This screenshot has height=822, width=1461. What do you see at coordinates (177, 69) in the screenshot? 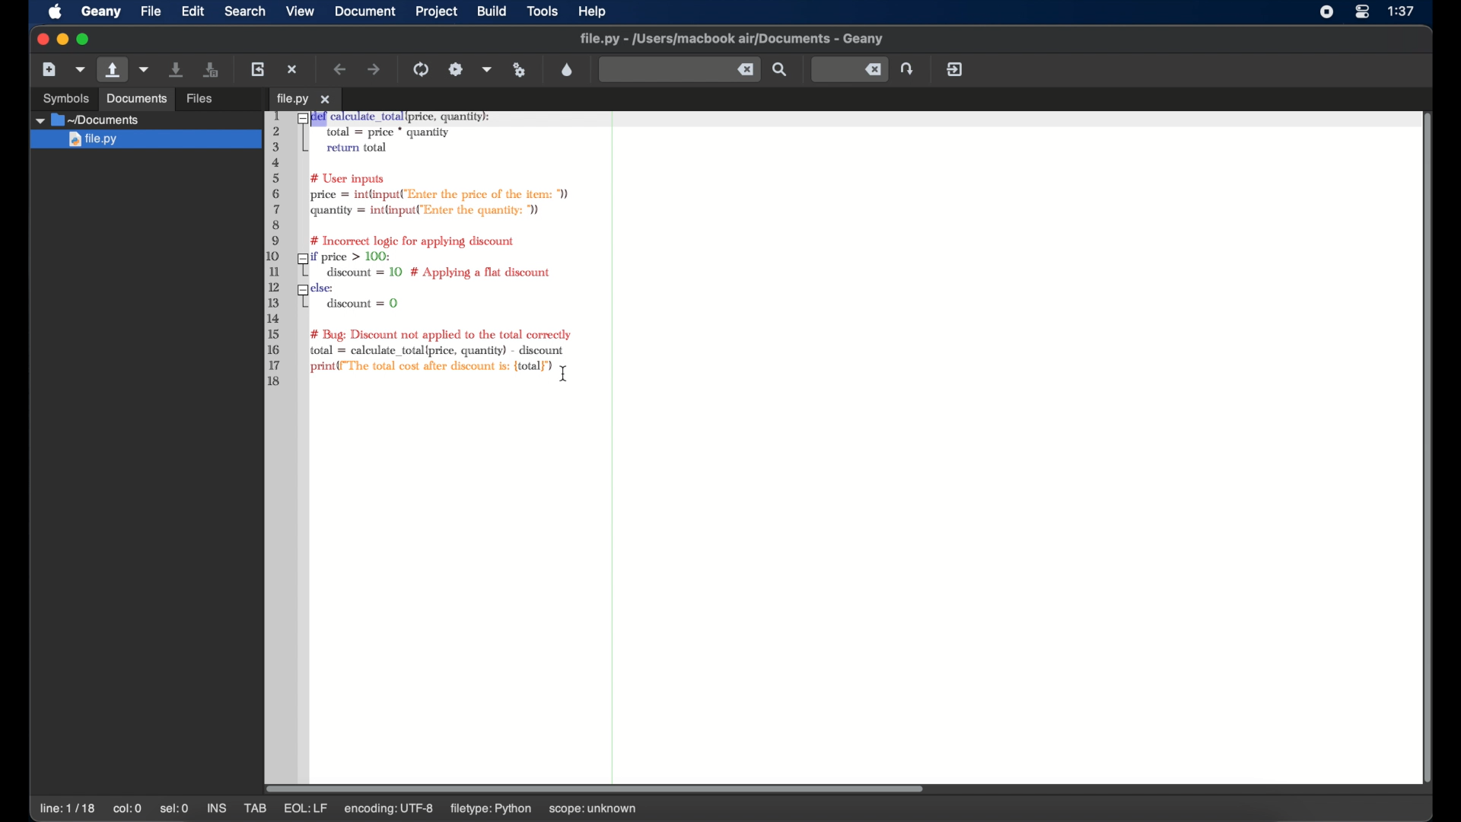
I see `save current file` at bounding box center [177, 69].